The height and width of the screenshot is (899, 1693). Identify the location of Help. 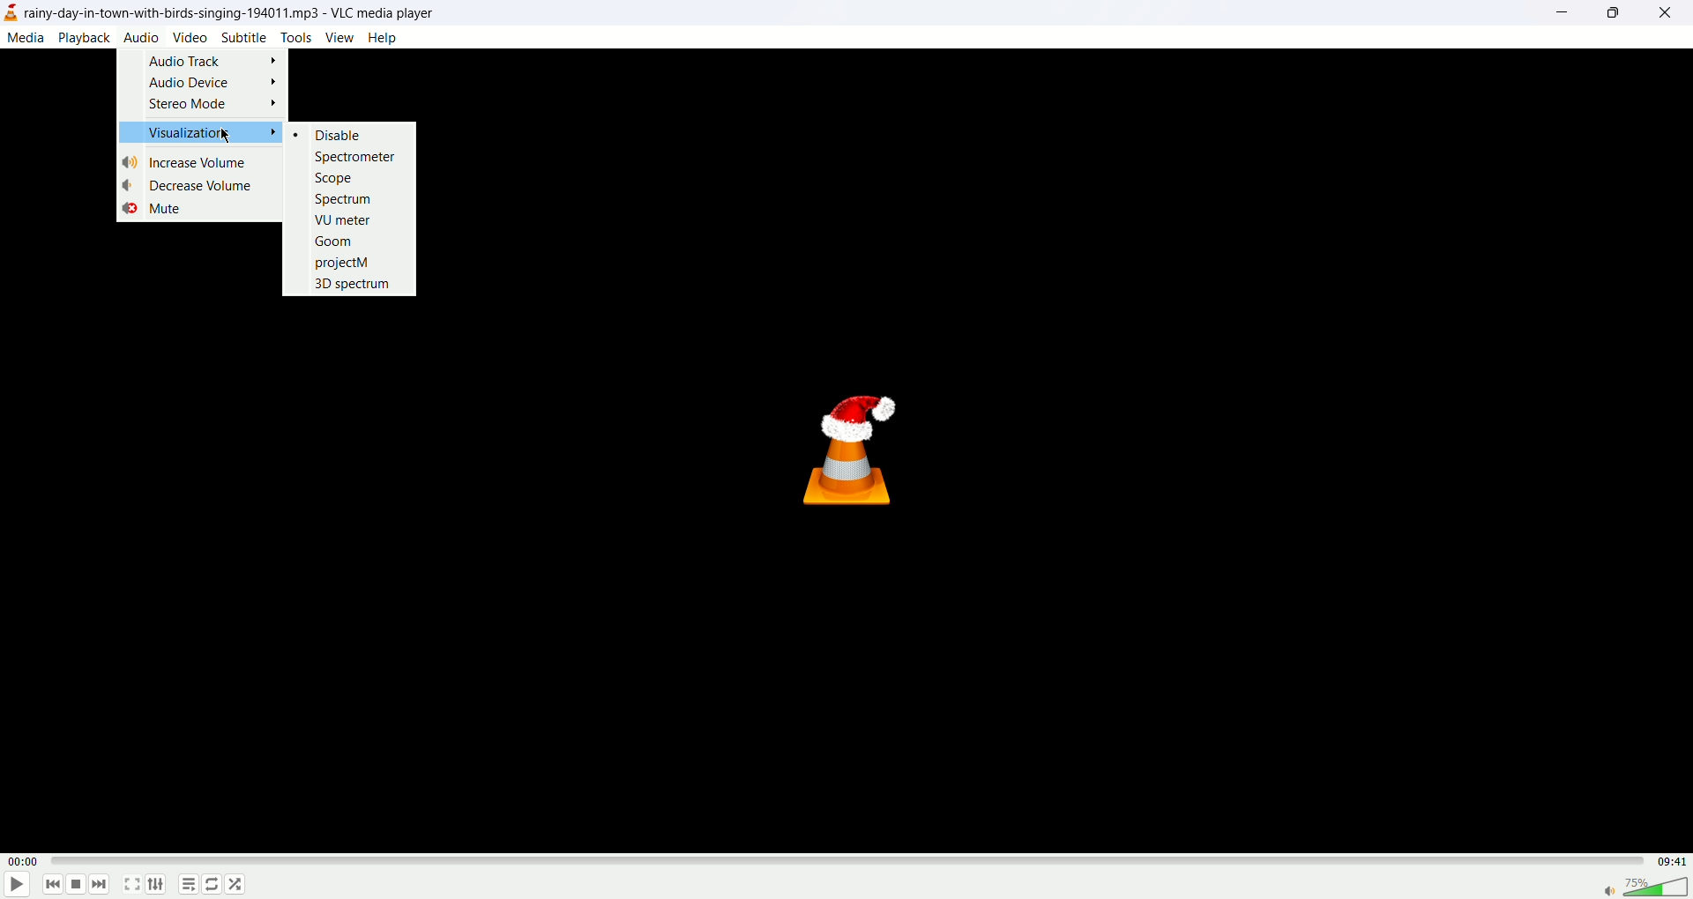
(383, 36).